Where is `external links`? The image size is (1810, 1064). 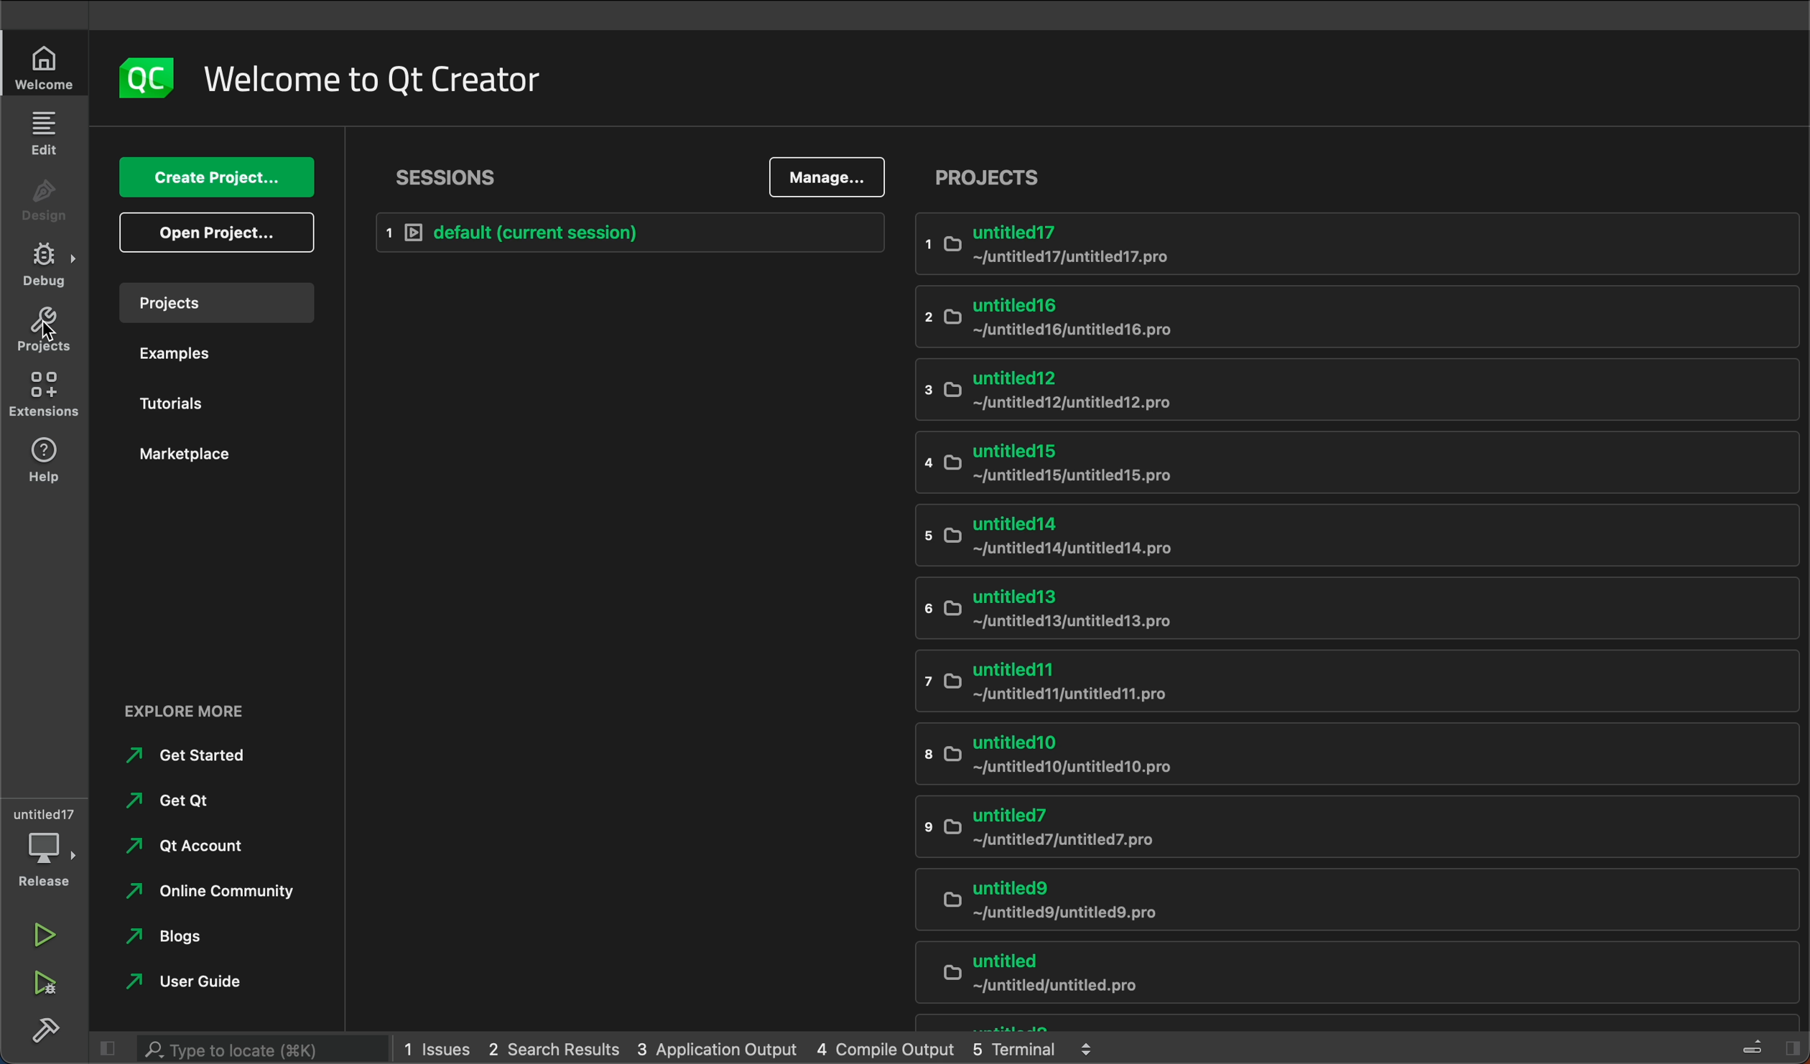 external links is located at coordinates (226, 709).